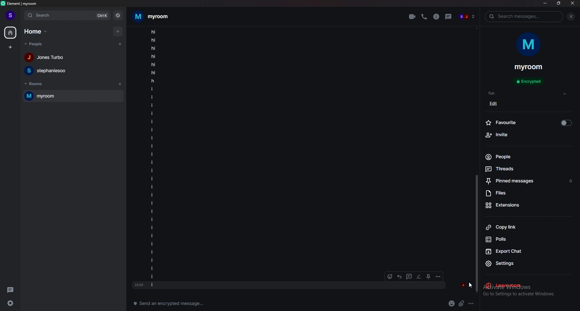 The image size is (580, 311). Describe the element at coordinates (154, 16) in the screenshot. I see `myroom` at that location.